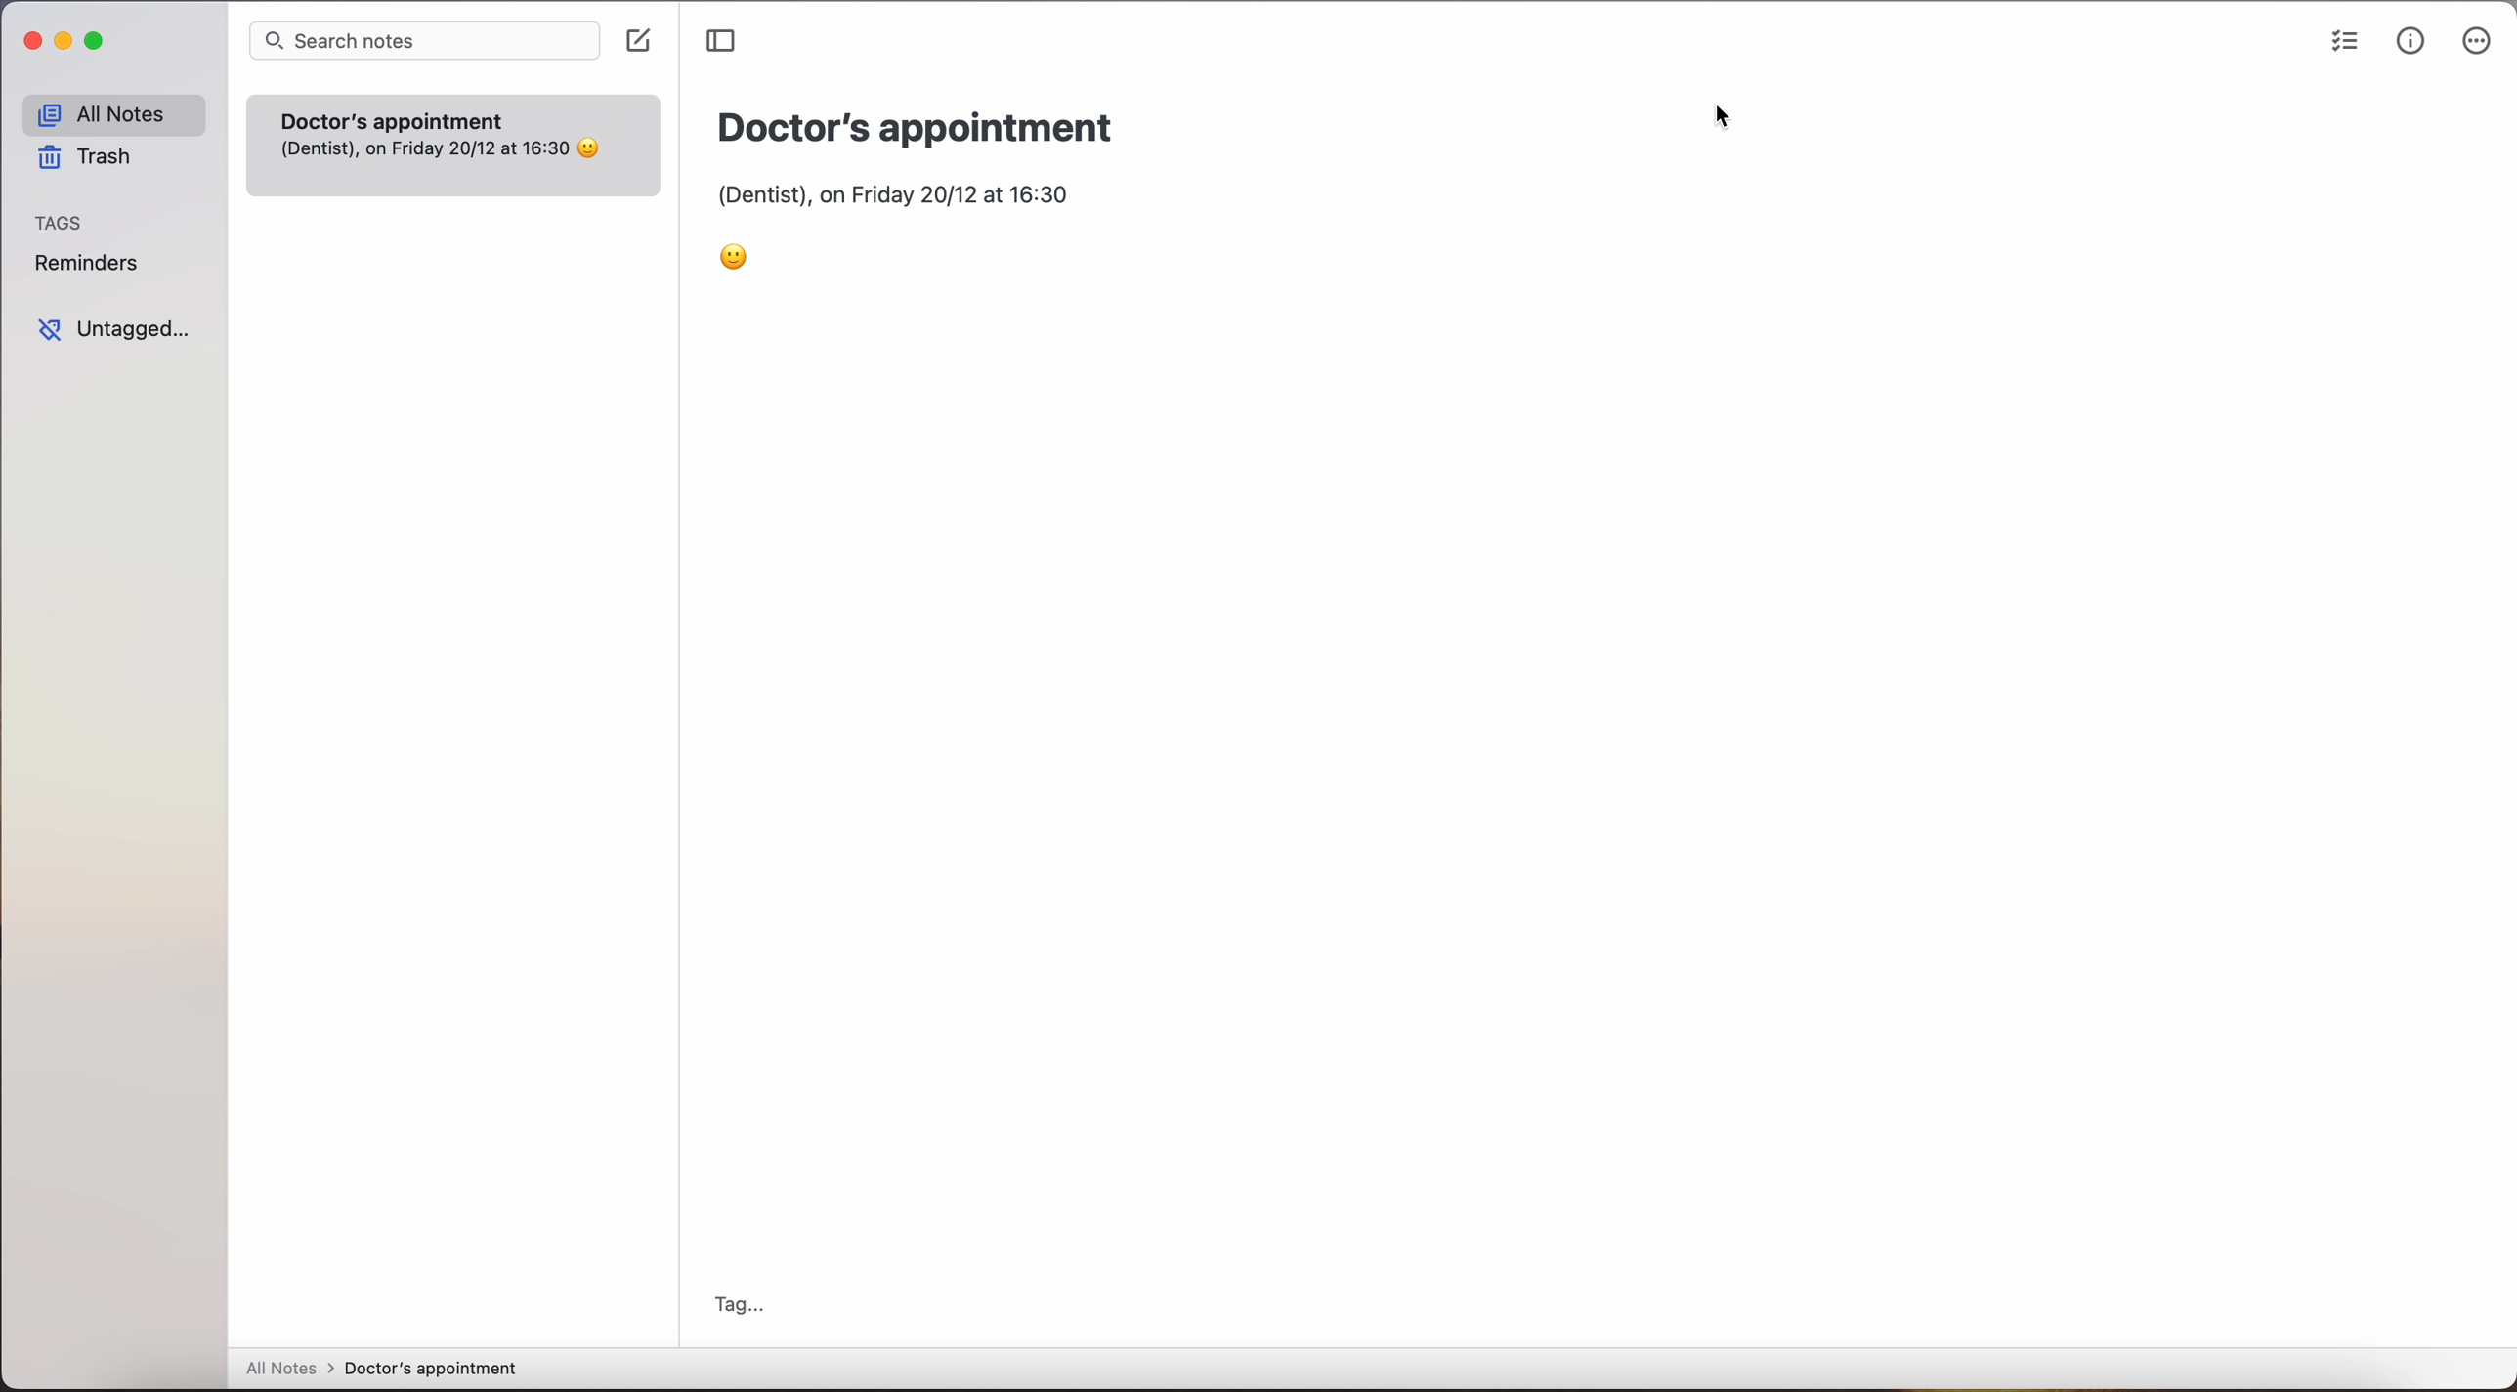 This screenshot has width=2517, height=1392. I want to click on trash, so click(88, 158).